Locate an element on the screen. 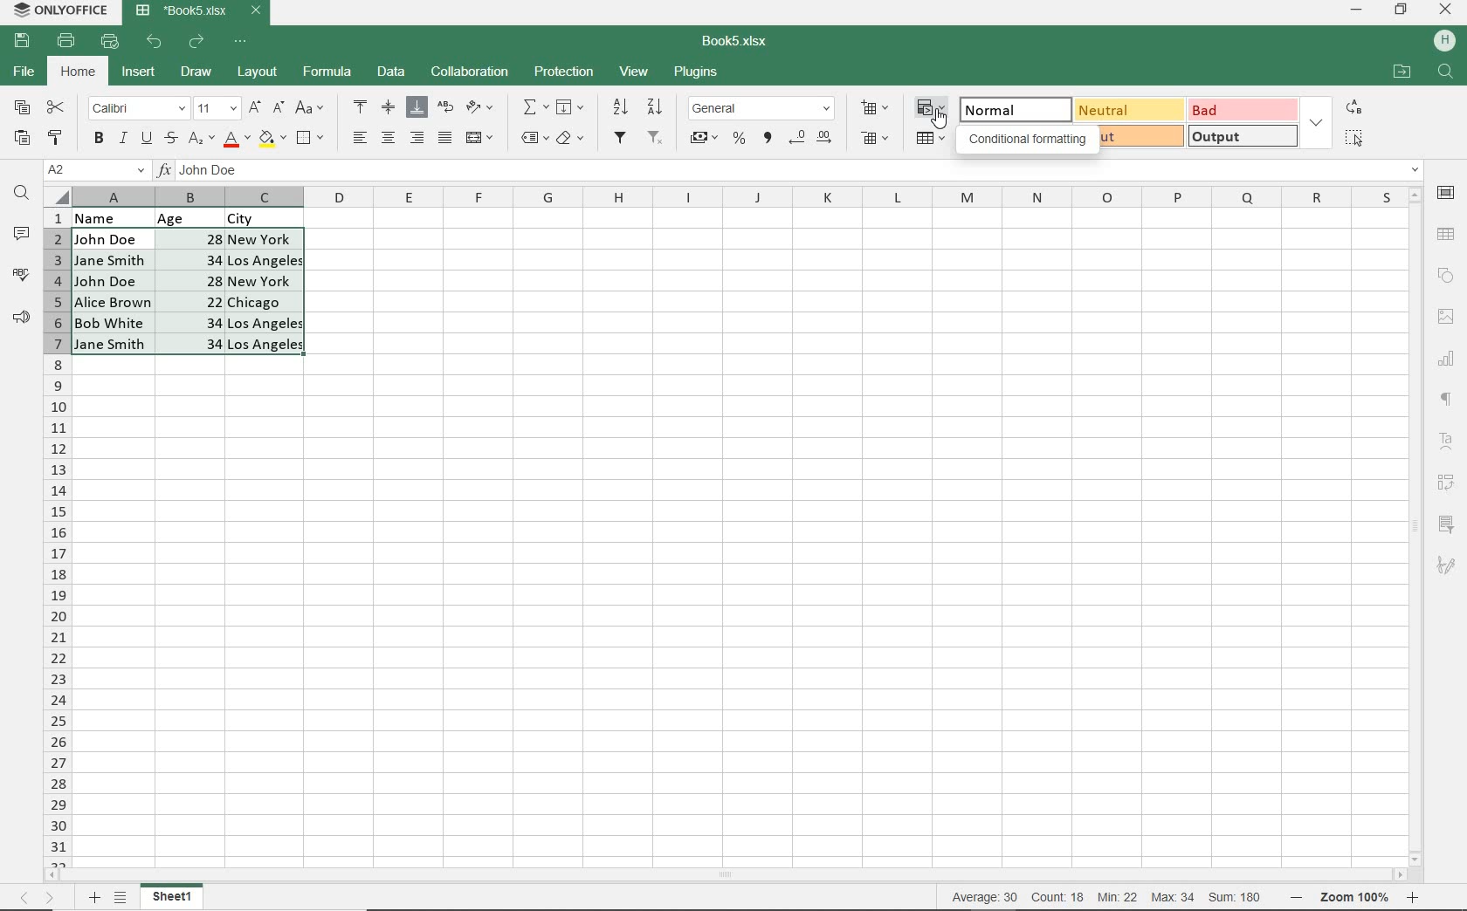 The height and width of the screenshot is (911, 1467). max is located at coordinates (1172, 897).